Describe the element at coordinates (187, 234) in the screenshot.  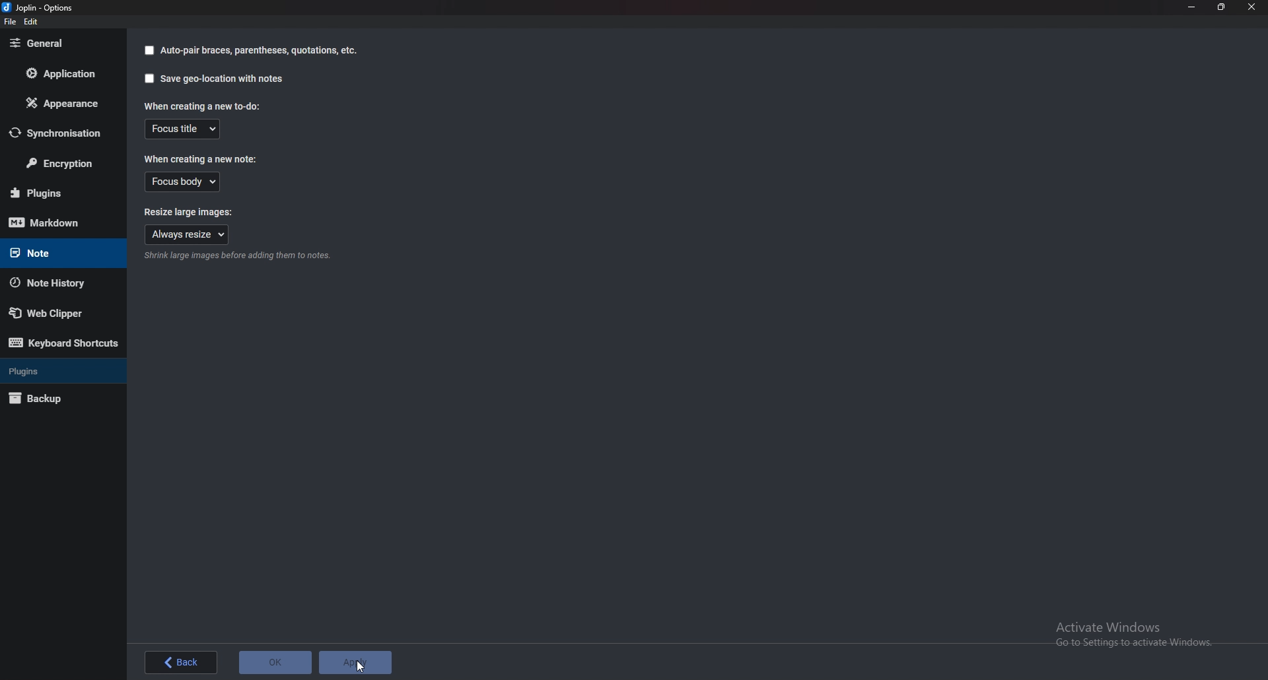
I see `Never resize` at that location.